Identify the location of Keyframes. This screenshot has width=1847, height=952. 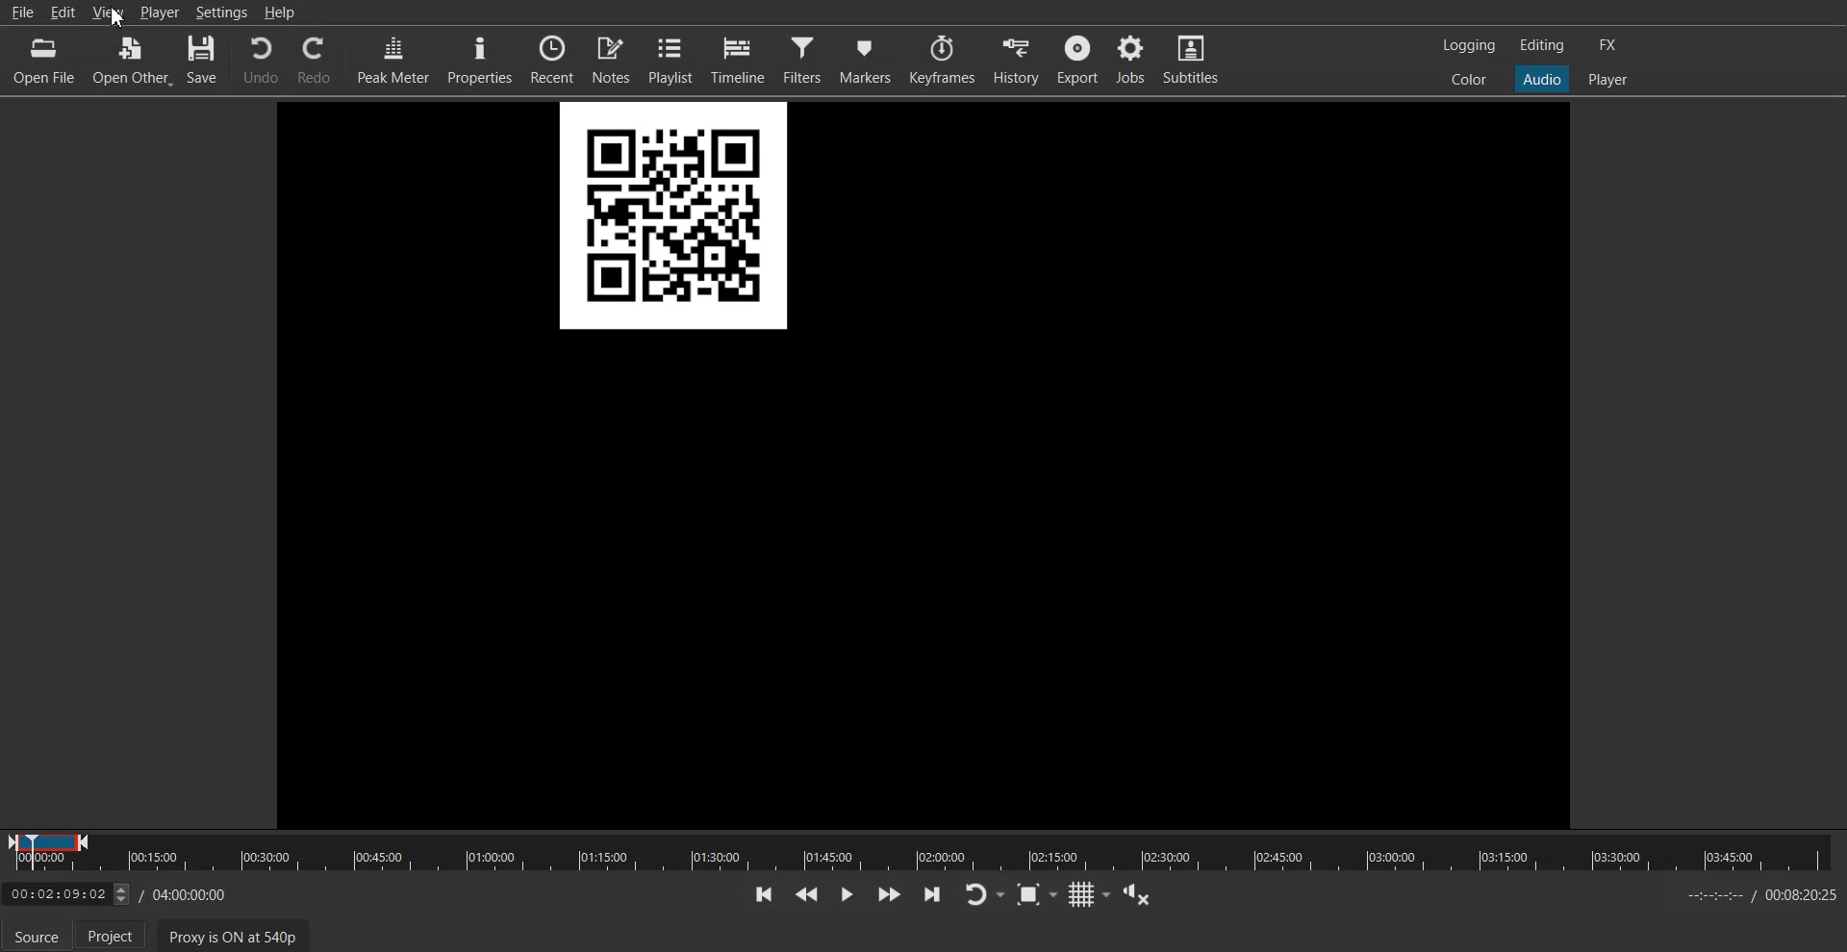
(941, 60).